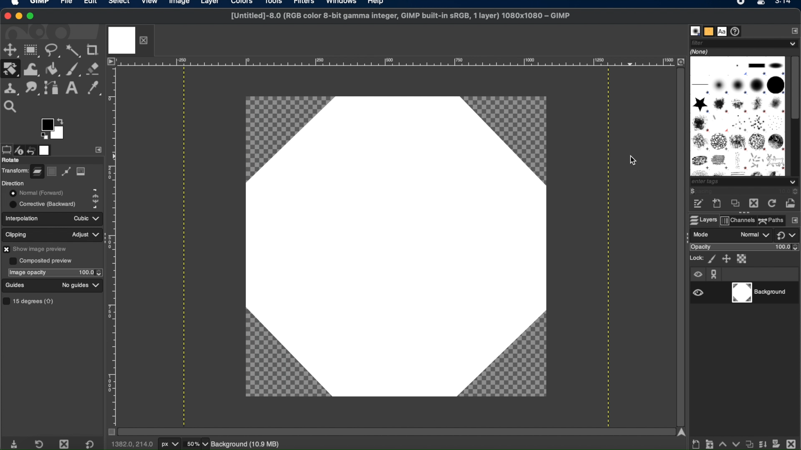 Image resolution: width=801 pixels, height=450 pixels. Describe the element at coordinates (99, 149) in the screenshot. I see `side bar settings` at that location.